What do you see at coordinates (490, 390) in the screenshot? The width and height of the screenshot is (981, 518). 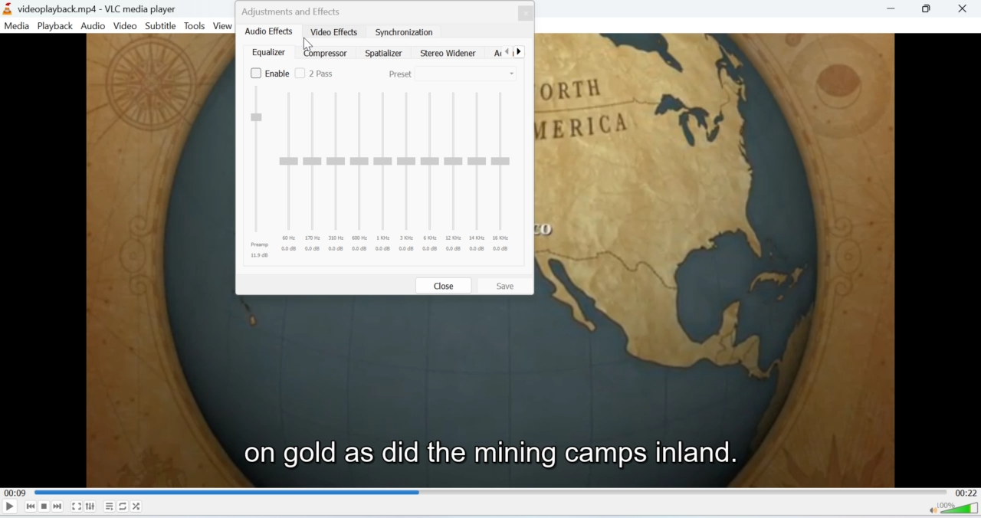 I see `video playback` at bounding box center [490, 390].